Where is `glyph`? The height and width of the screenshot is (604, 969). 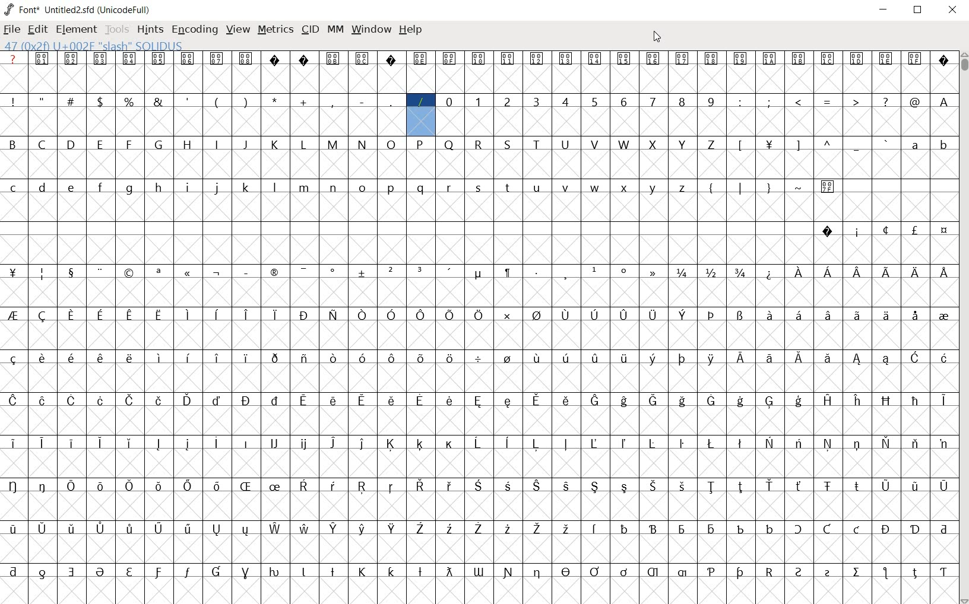 glyph is located at coordinates (653, 145).